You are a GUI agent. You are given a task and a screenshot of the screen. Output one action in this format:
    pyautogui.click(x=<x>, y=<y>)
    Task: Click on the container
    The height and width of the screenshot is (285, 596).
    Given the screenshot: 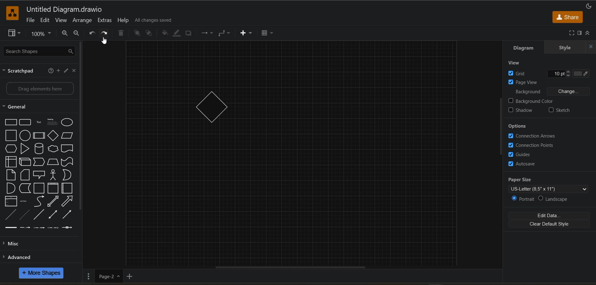 What is the action you would take?
    pyautogui.click(x=38, y=189)
    